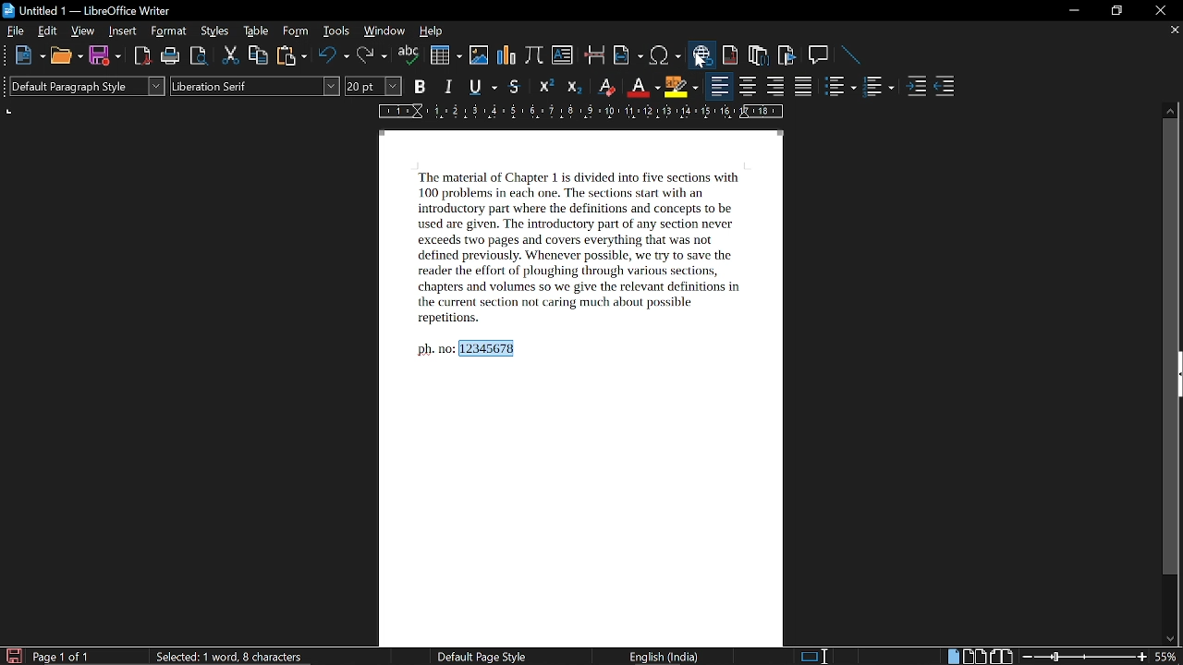 The height and width of the screenshot is (665, 1183). Describe the element at coordinates (813, 655) in the screenshot. I see `standard selection` at that location.